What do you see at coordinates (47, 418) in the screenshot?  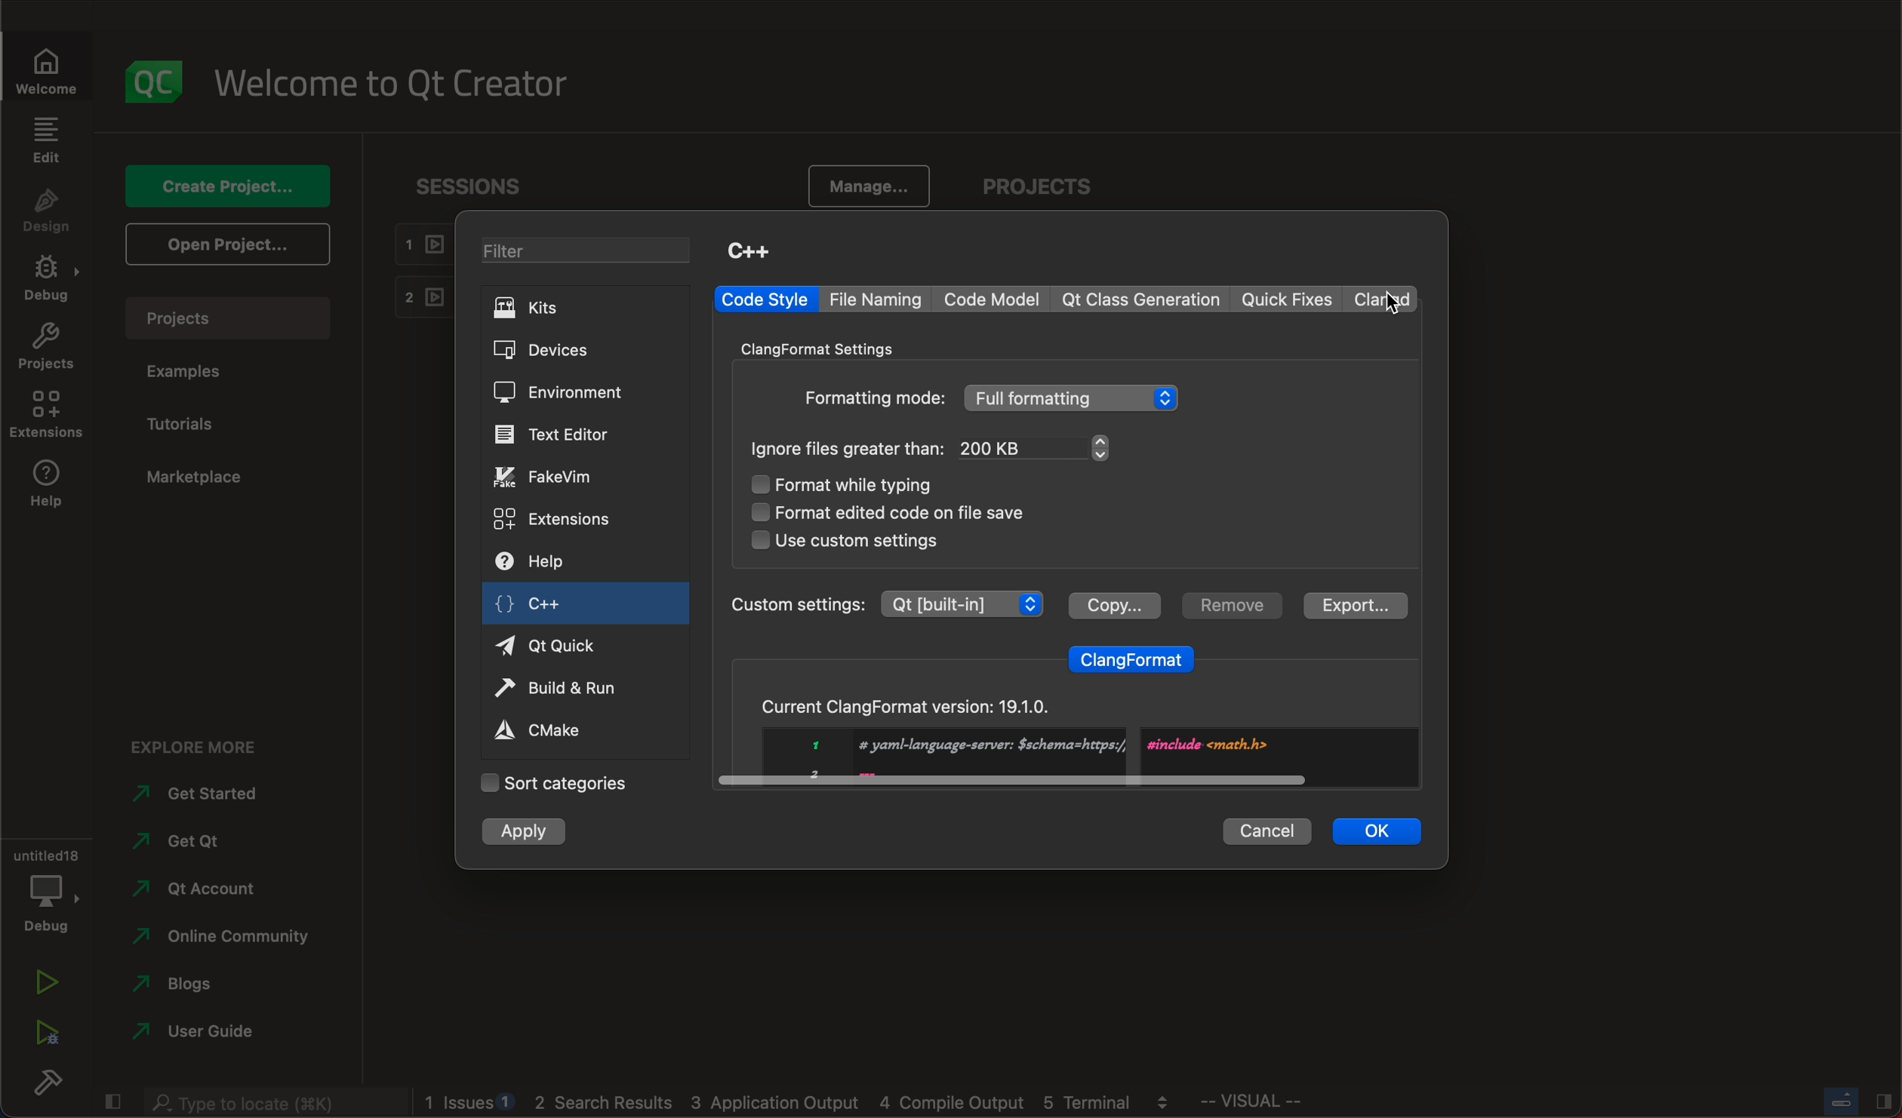 I see `extensions` at bounding box center [47, 418].